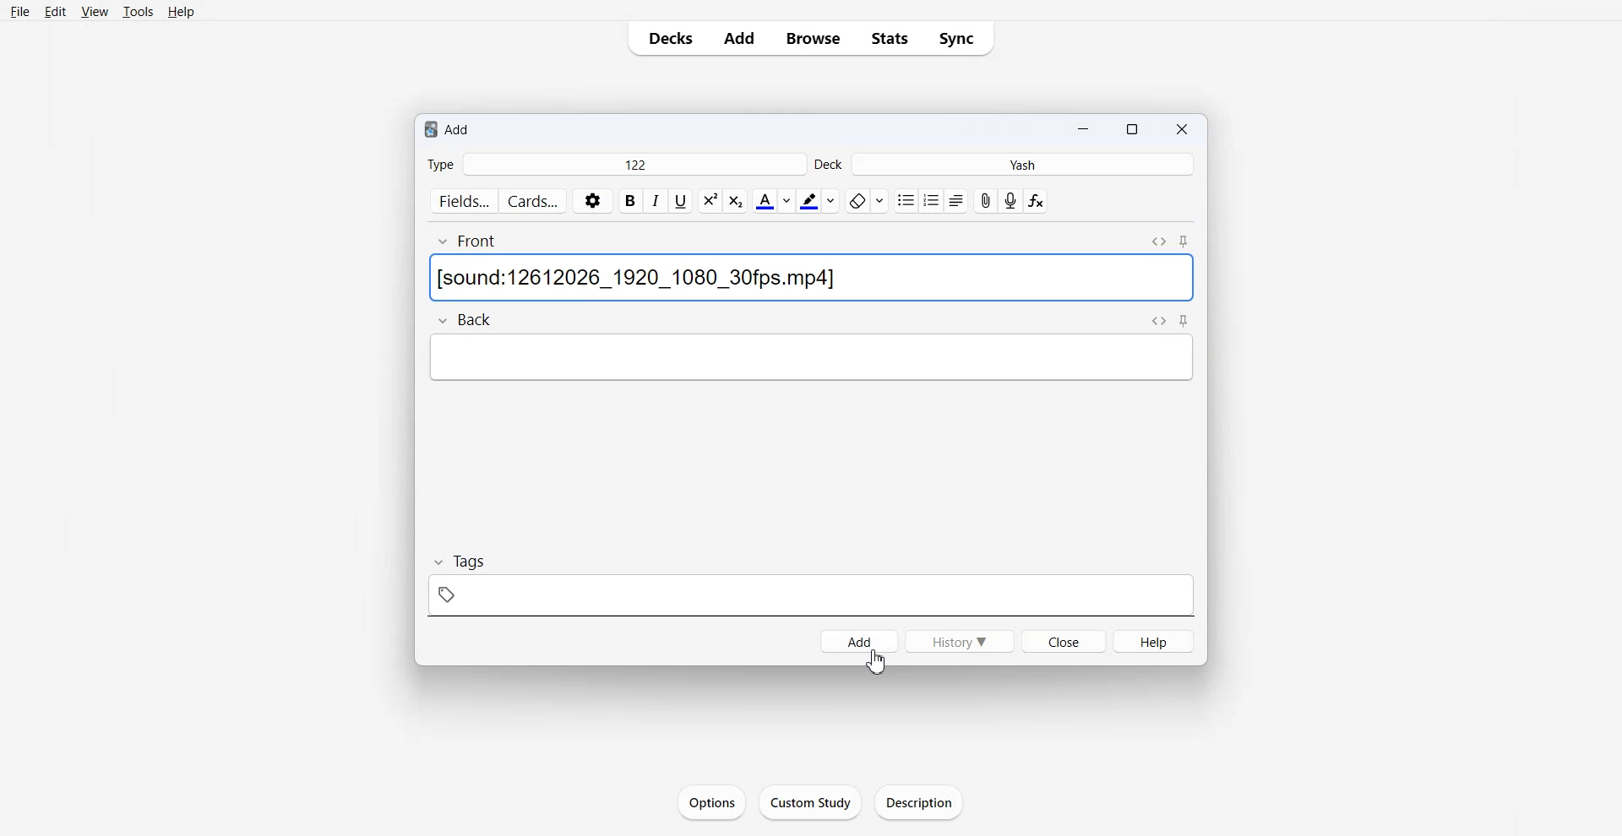 Image resolution: width=1622 pixels, height=836 pixels. I want to click on Browse, so click(814, 38).